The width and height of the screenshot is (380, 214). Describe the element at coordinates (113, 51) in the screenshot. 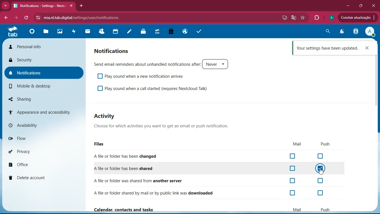

I see `notifications` at that location.